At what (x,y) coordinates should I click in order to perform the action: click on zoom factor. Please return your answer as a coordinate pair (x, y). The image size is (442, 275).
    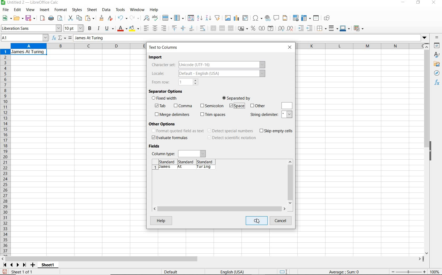
    Looking at the image, I should click on (435, 272).